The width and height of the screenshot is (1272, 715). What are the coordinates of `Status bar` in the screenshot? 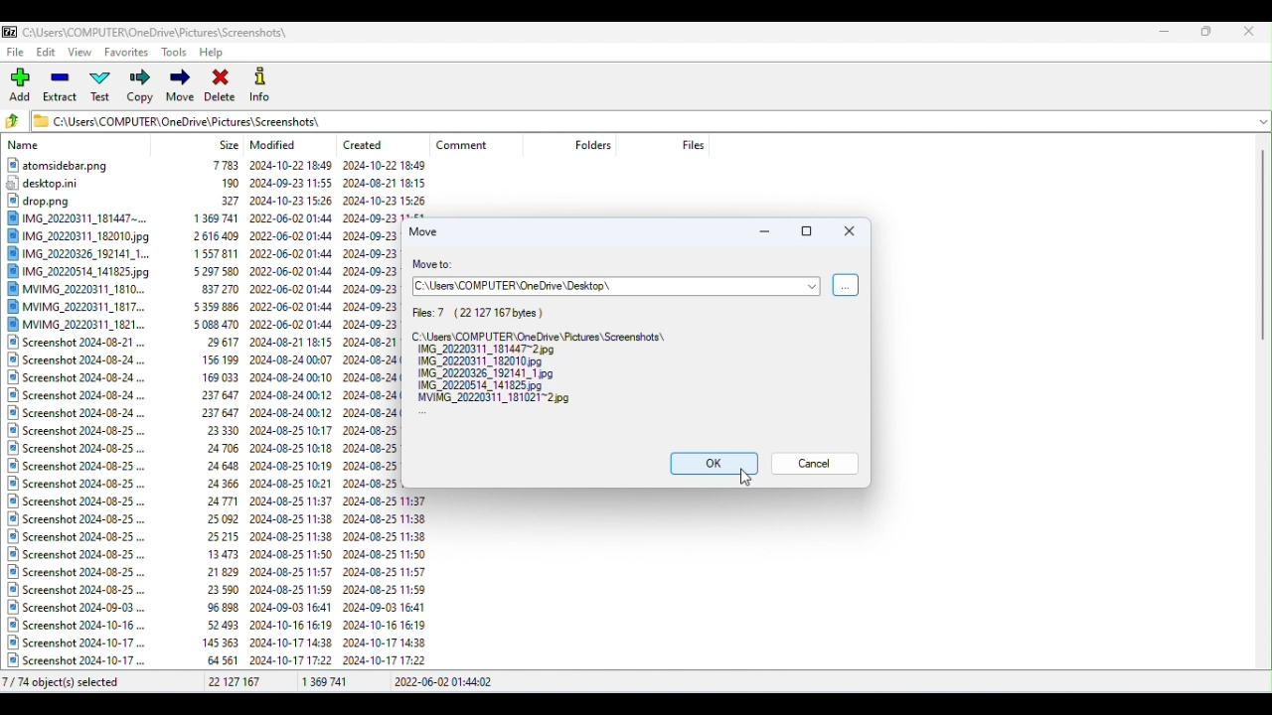 It's located at (634, 684).